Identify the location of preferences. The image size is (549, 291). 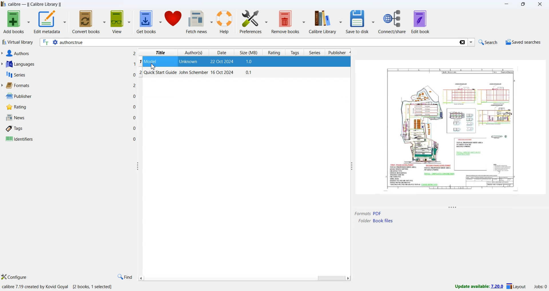
(254, 22).